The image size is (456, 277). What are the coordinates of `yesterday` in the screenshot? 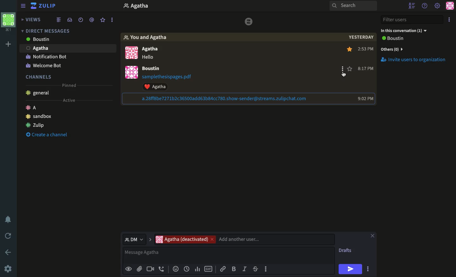 It's located at (360, 38).